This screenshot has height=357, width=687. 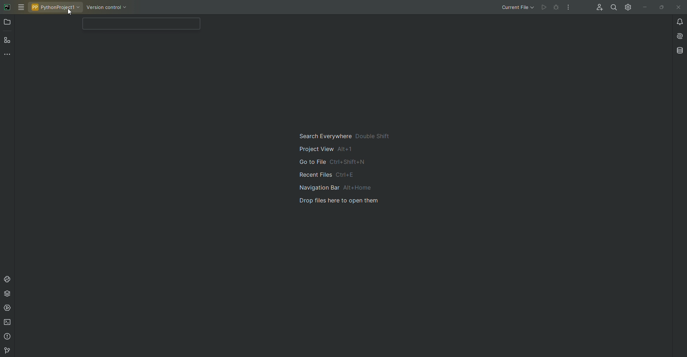 What do you see at coordinates (612, 7) in the screenshot?
I see `Find` at bounding box center [612, 7].